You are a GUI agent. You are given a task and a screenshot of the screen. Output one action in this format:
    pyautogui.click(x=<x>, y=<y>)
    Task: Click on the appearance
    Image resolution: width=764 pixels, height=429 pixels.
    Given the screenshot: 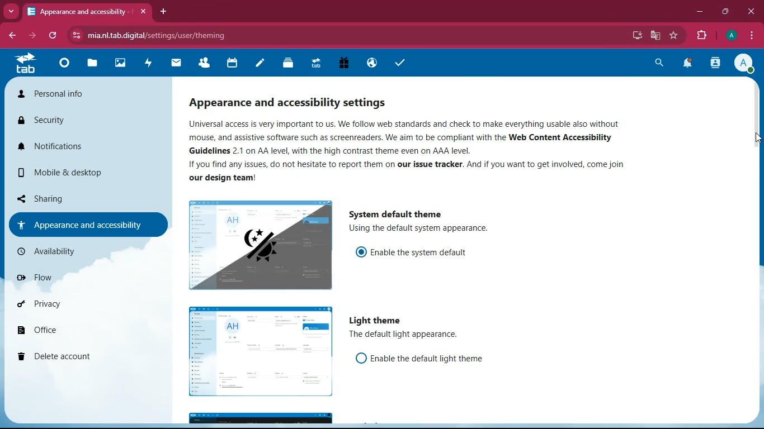 What is the action you would take?
    pyautogui.click(x=299, y=99)
    